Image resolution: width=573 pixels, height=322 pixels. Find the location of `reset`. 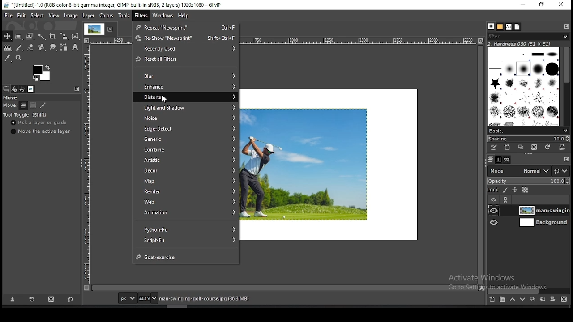

reset is located at coordinates (71, 299).